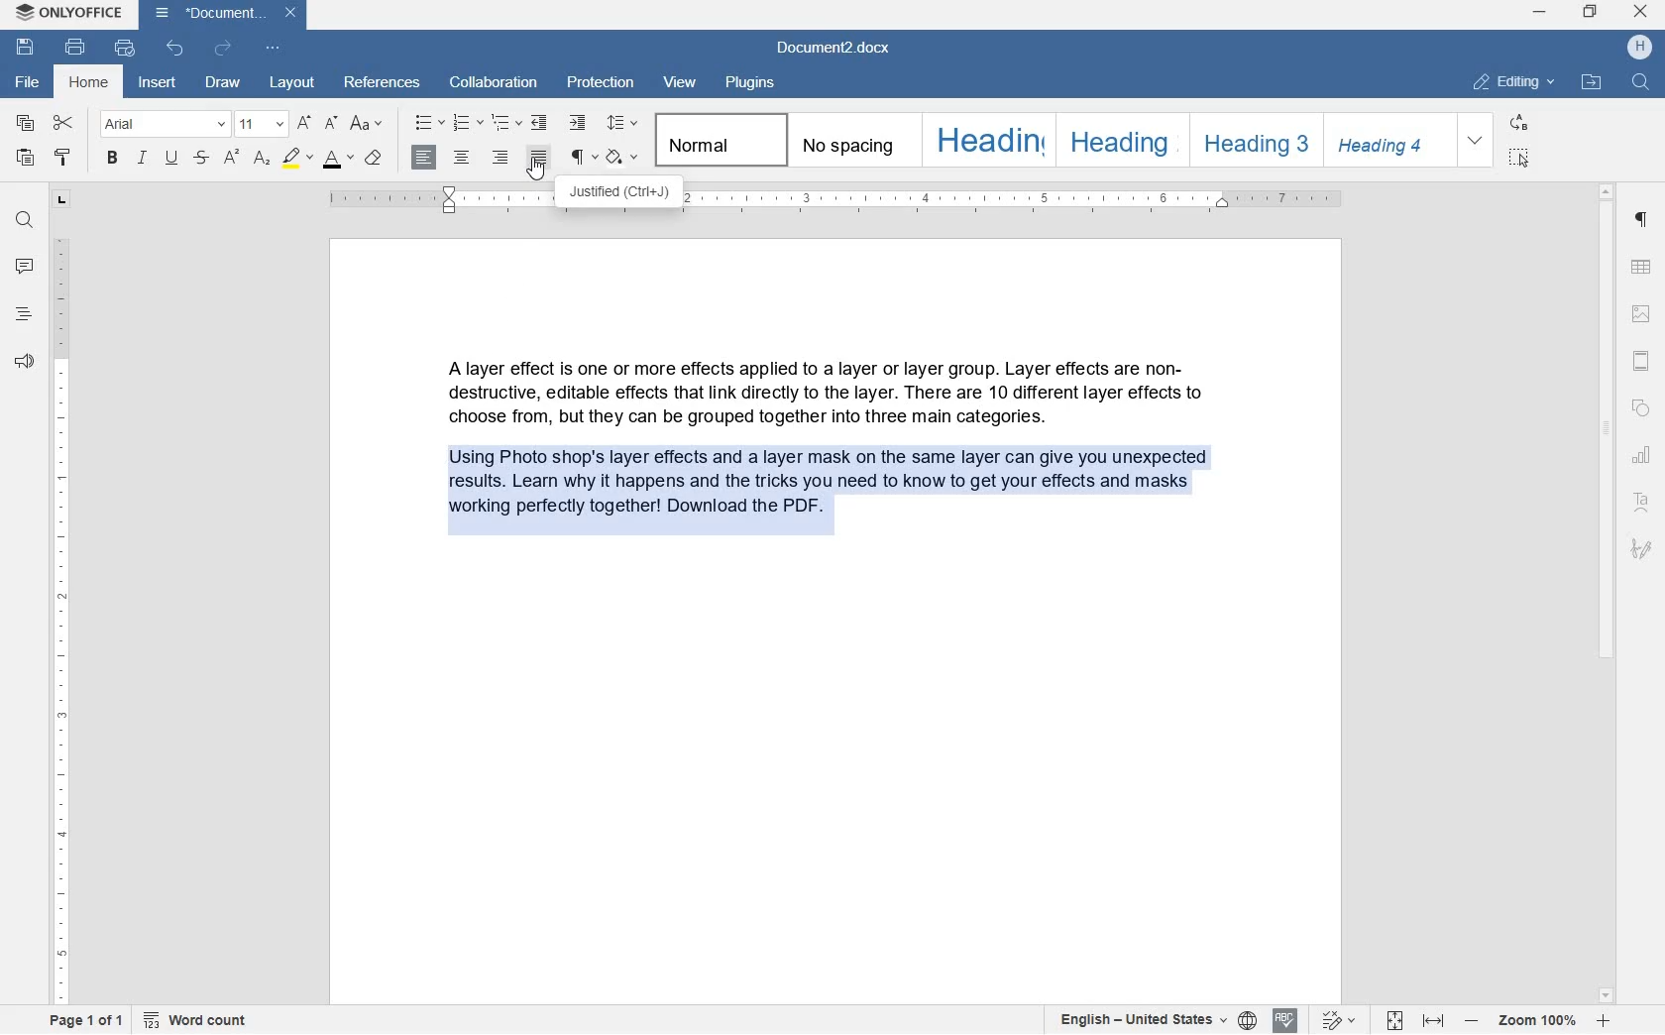 This screenshot has width=1665, height=1035. Describe the element at coordinates (224, 16) in the screenshot. I see `DOCUMENT2.DOCX` at that location.